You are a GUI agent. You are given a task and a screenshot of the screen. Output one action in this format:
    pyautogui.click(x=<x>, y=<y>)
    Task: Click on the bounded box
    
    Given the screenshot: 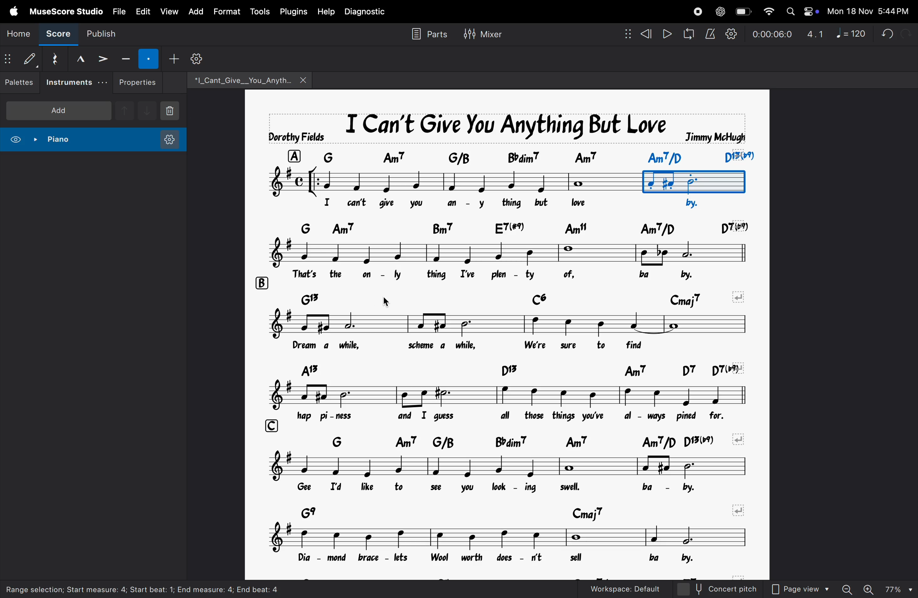 What is the action you would take?
    pyautogui.click(x=693, y=181)
    